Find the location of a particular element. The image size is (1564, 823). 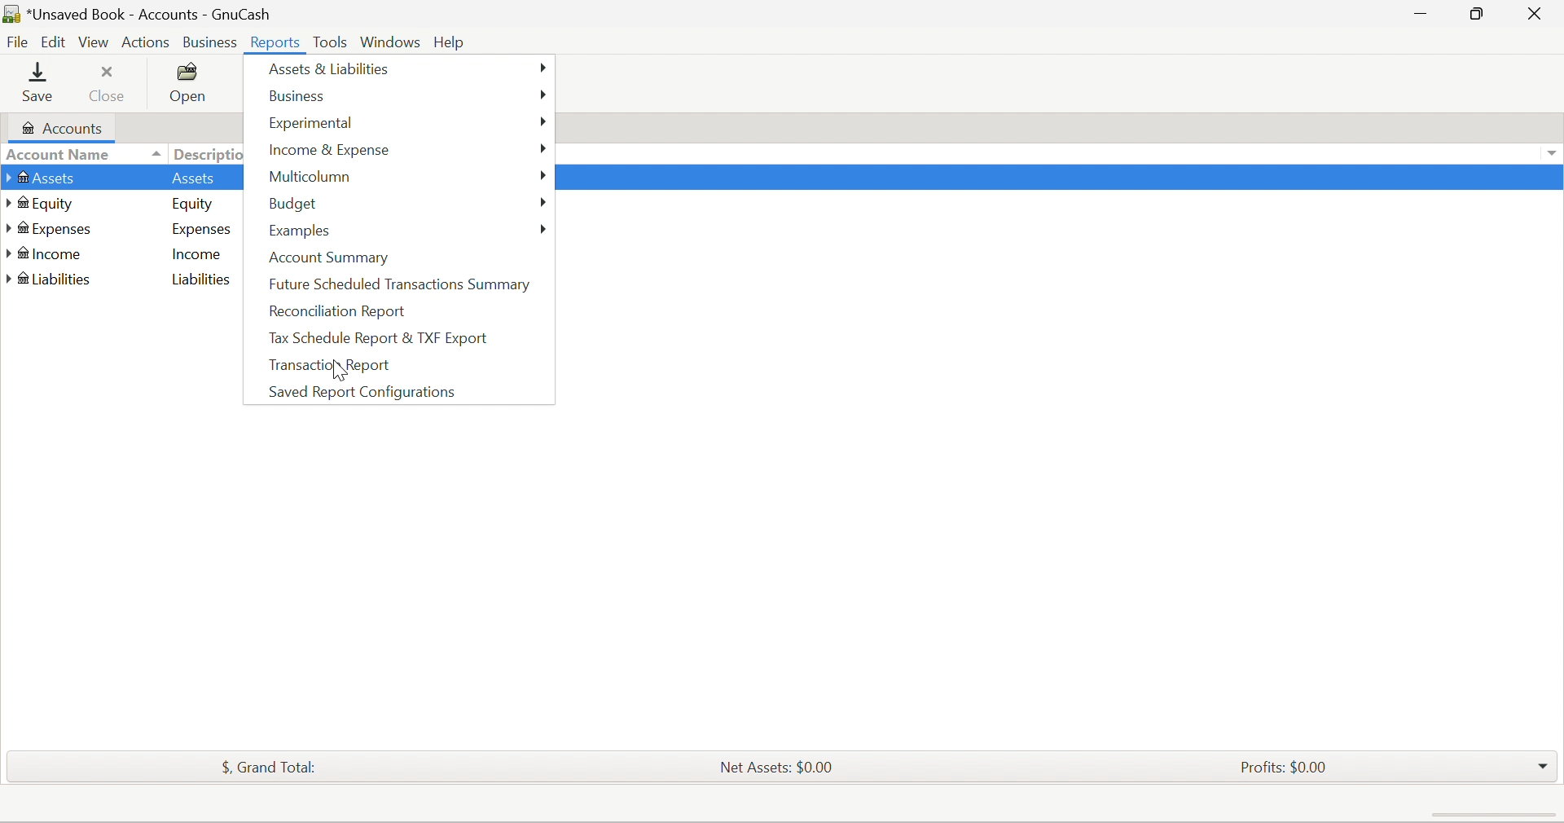

Account Summary is located at coordinates (328, 256).